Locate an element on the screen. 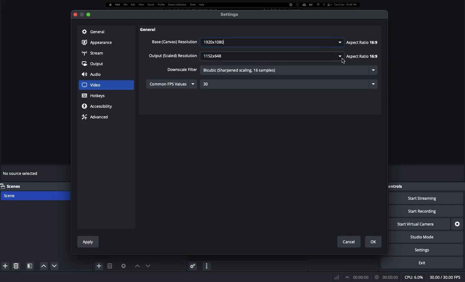  Bicubic is located at coordinates (288, 70).